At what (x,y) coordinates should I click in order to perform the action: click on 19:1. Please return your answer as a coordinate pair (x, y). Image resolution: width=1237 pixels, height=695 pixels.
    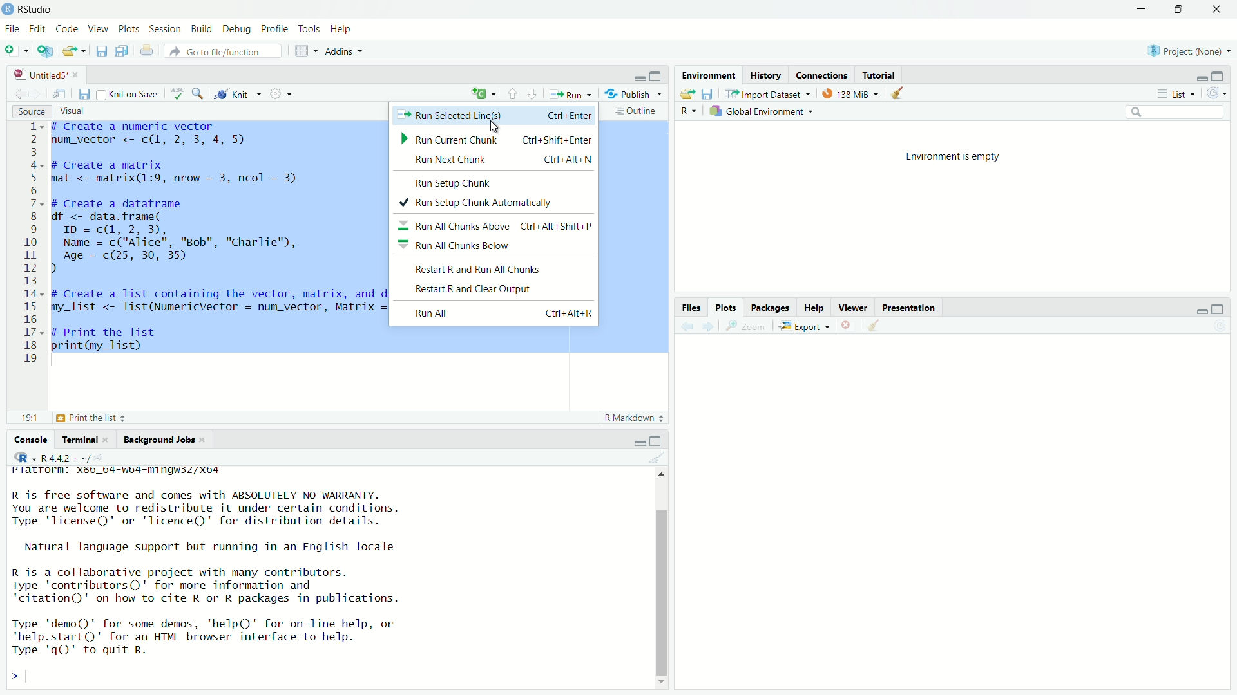
    Looking at the image, I should click on (31, 418).